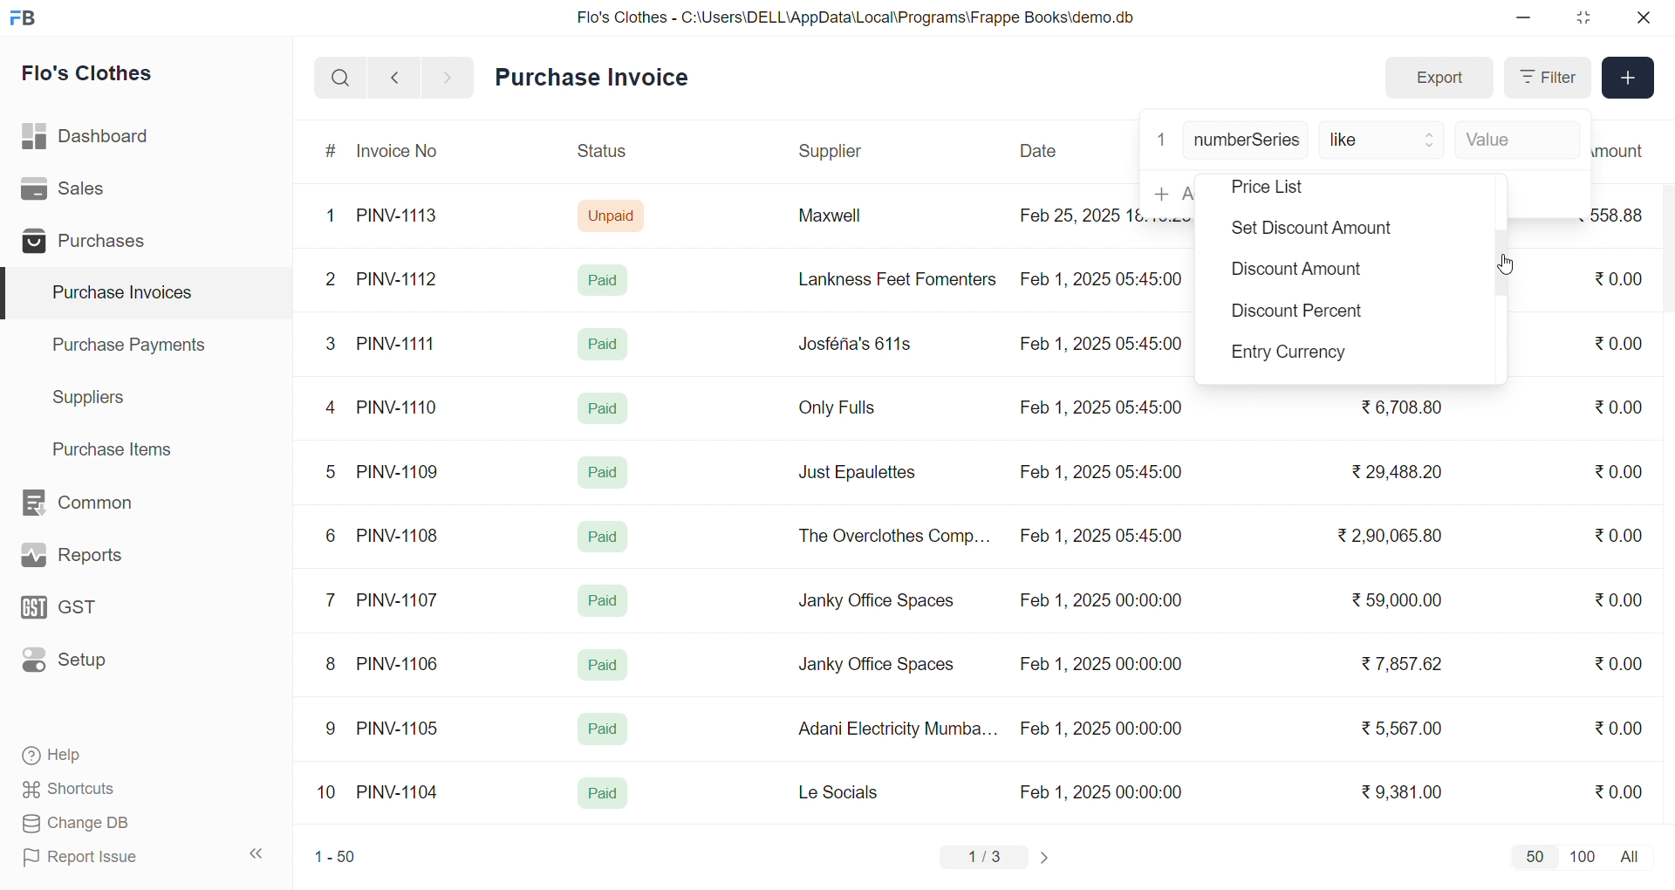 This screenshot has height=890, width=1675. What do you see at coordinates (1624, 215) in the screenshot?
I see `₹558.88` at bounding box center [1624, 215].